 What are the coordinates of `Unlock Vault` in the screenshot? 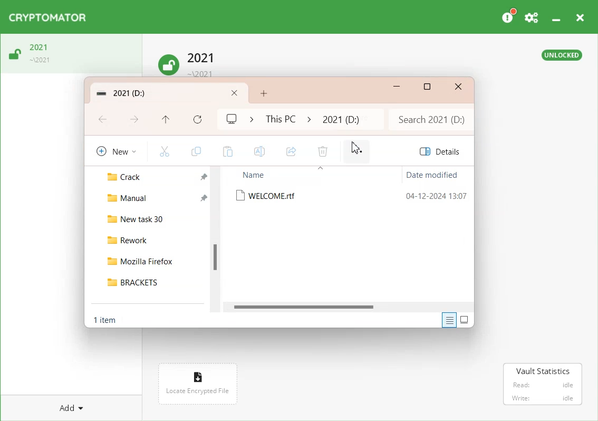 It's located at (187, 63).